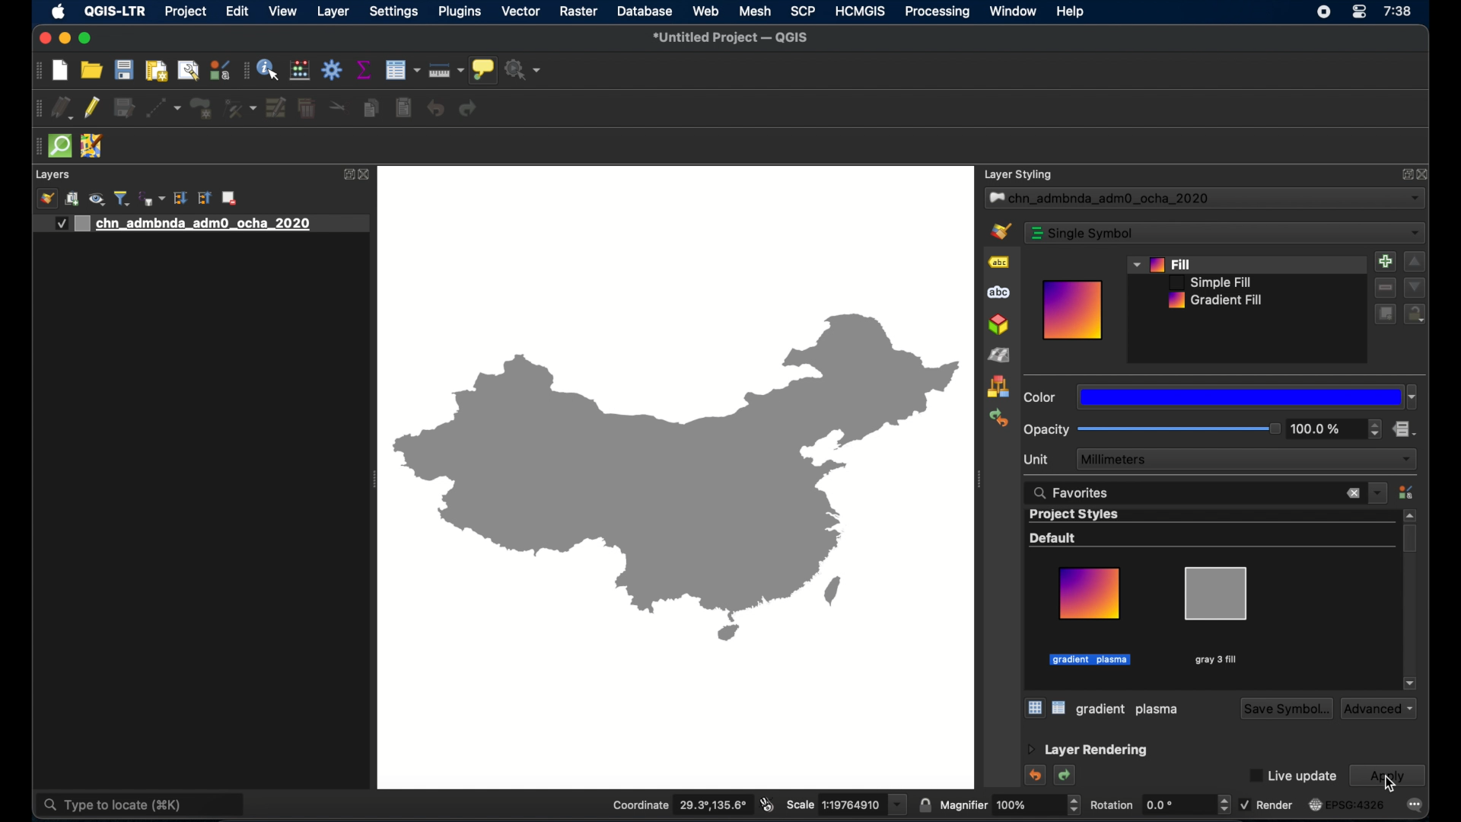 The image size is (1461, 822). I want to click on filter legend, so click(123, 198).